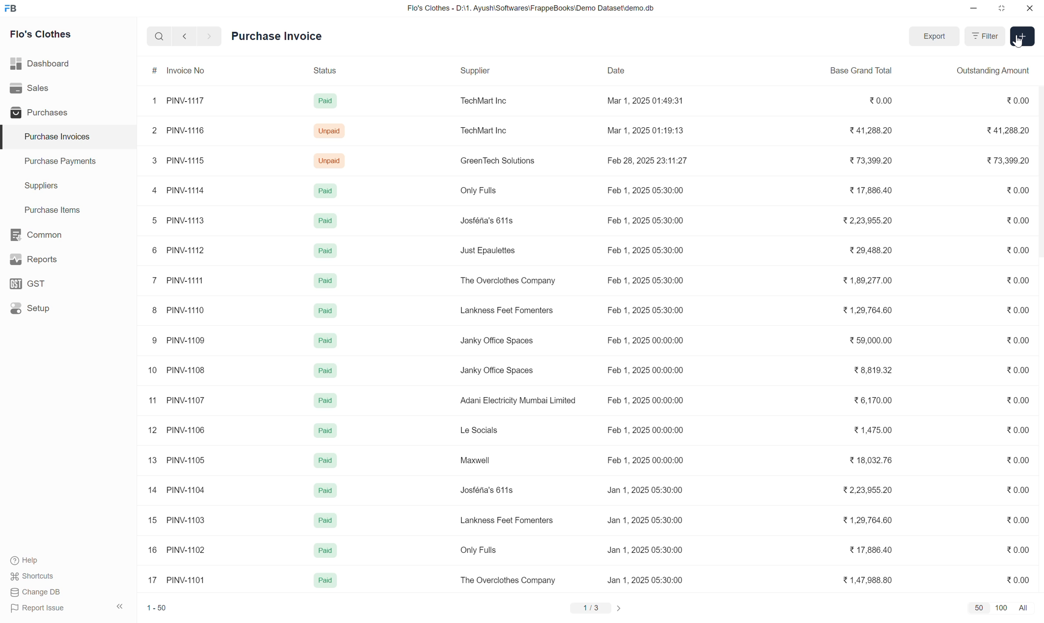 This screenshot has height=623, width=1044. Describe the element at coordinates (177, 549) in the screenshot. I see `16 PINV-1102` at that location.